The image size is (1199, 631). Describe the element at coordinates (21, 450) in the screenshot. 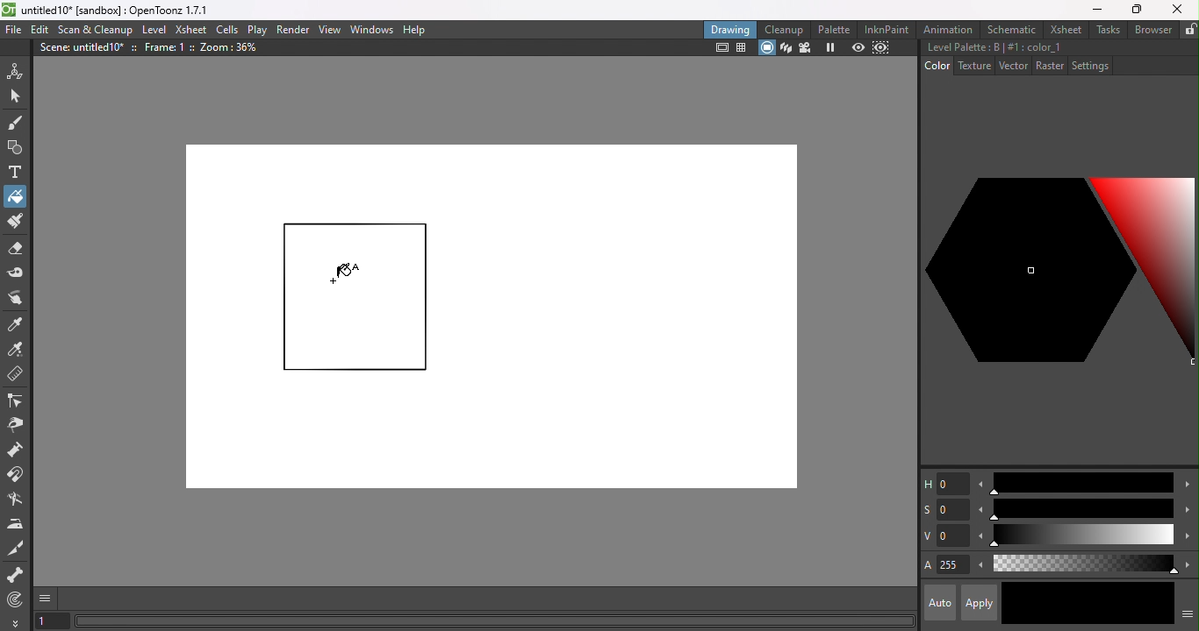

I see `Pump tool` at that location.